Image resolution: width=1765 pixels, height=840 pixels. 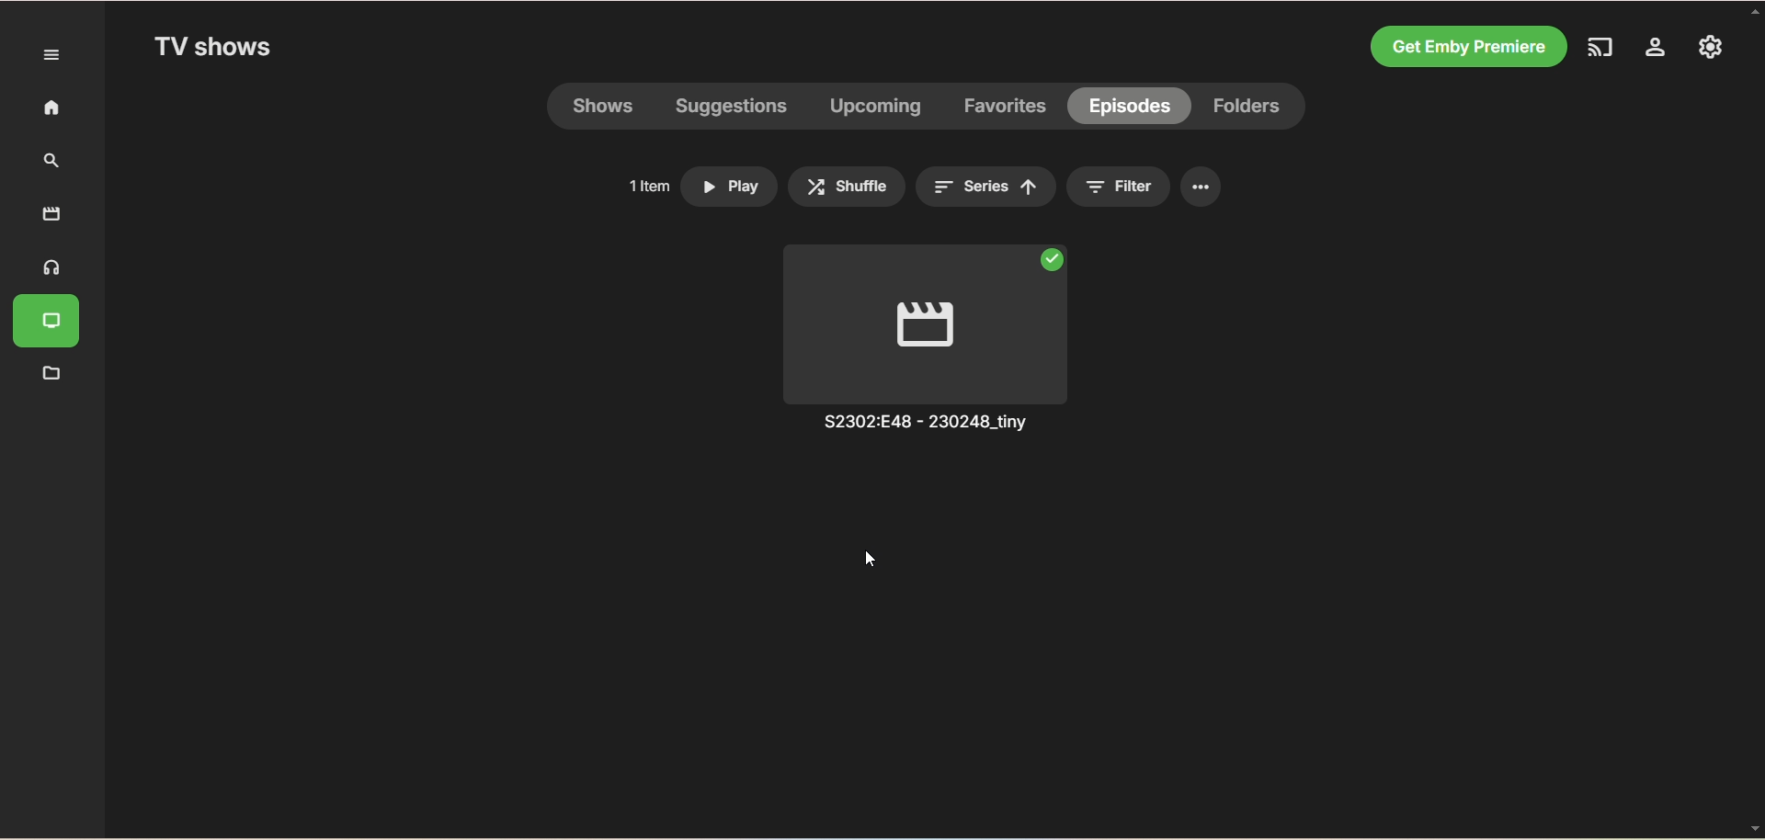 What do you see at coordinates (43, 108) in the screenshot?
I see `home` at bounding box center [43, 108].